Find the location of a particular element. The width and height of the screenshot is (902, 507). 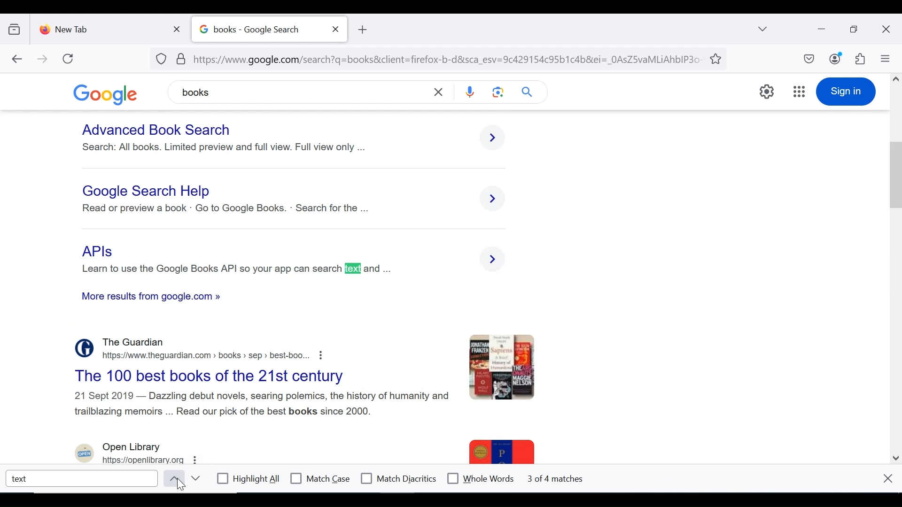

clear search is located at coordinates (440, 92).